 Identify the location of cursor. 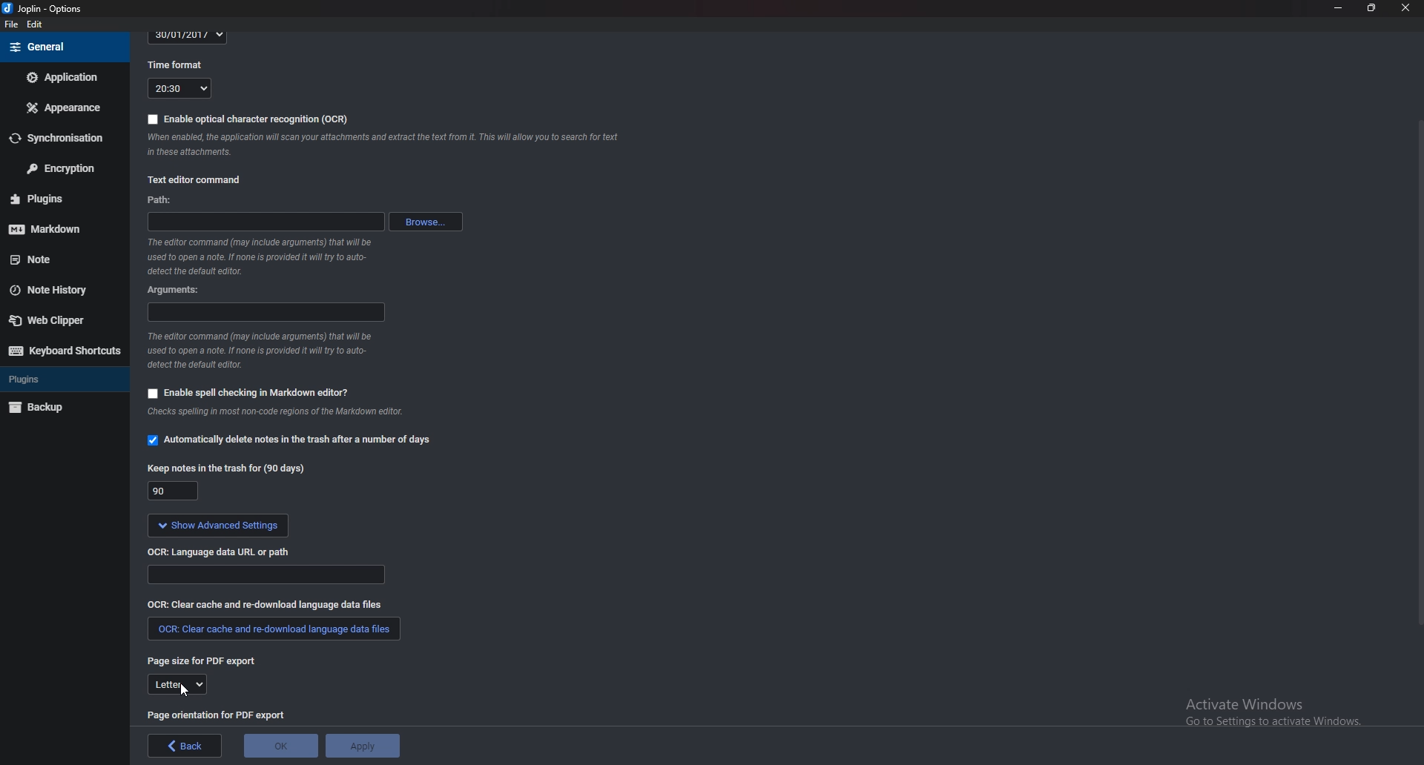
(185, 689).